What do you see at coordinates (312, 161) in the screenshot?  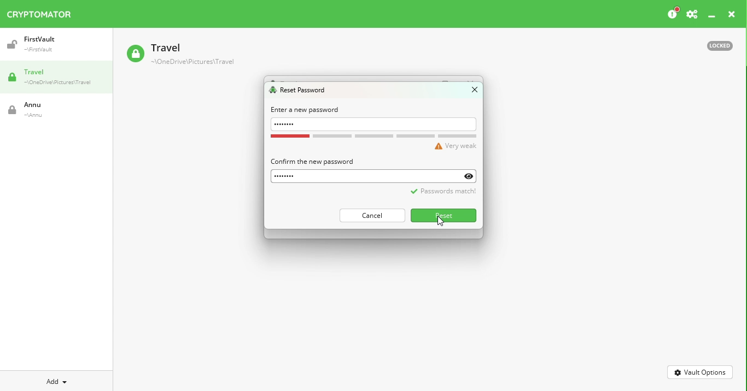 I see `Confirm the new password` at bounding box center [312, 161].